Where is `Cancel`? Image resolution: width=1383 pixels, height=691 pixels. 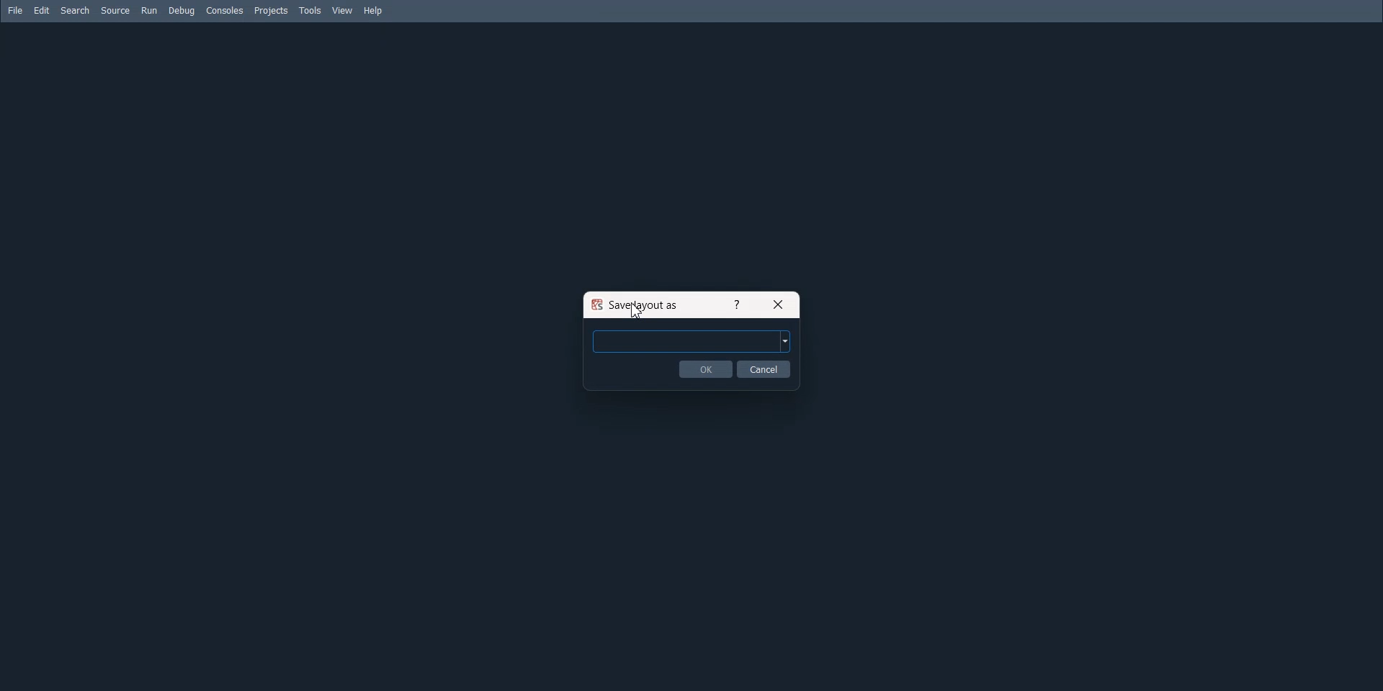
Cancel is located at coordinates (765, 369).